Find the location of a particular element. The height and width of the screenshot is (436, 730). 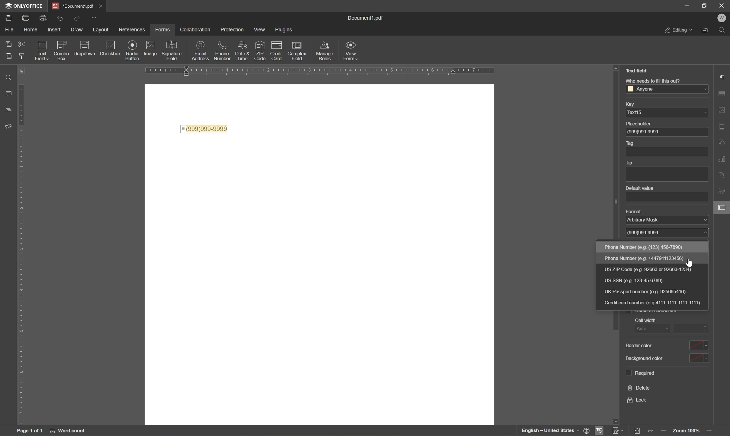

border color is located at coordinates (665, 346).